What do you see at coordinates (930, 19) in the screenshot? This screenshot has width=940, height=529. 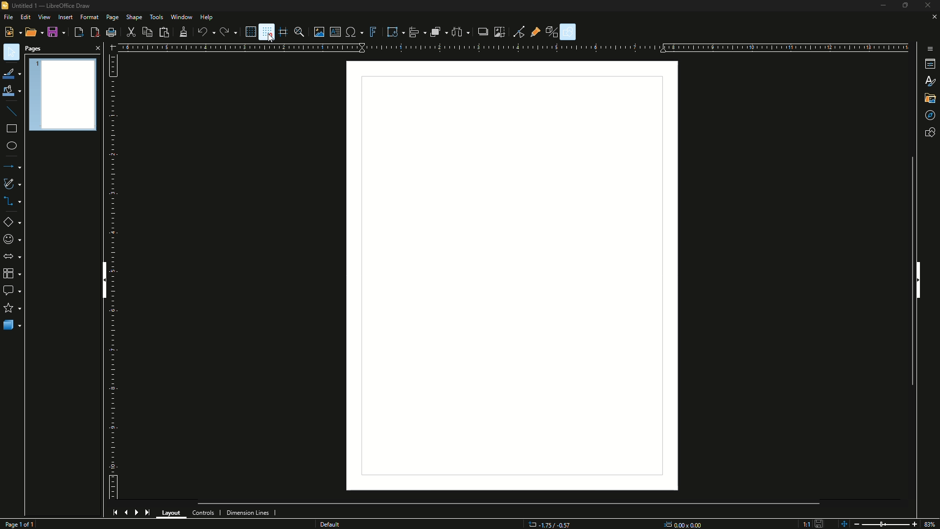 I see `Close sheet` at bounding box center [930, 19].